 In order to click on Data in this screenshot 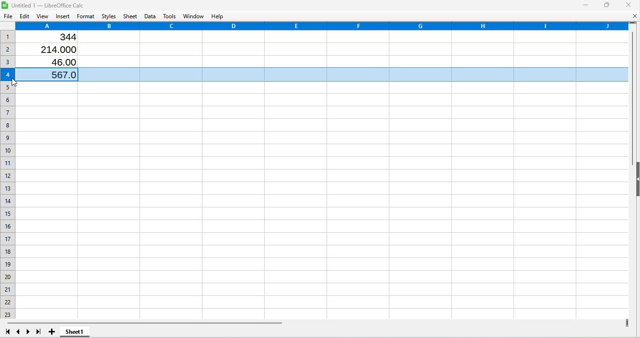, I will do `click(151, 16)`.